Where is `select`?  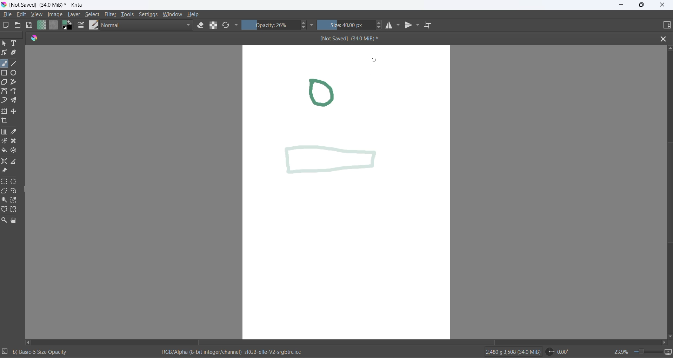 select is located at coordinates (92, 14).